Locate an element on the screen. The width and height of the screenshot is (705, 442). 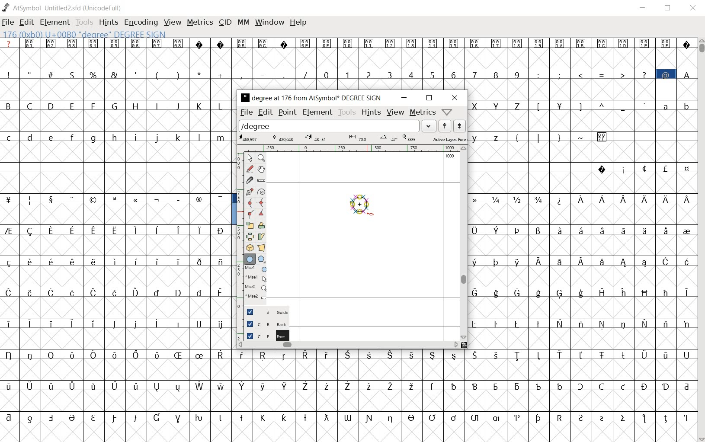
empty glyph slots is located at coordinates (118, 338).